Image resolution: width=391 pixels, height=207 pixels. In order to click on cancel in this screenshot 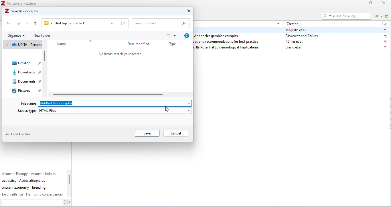, I will do `click(176, 133)`.